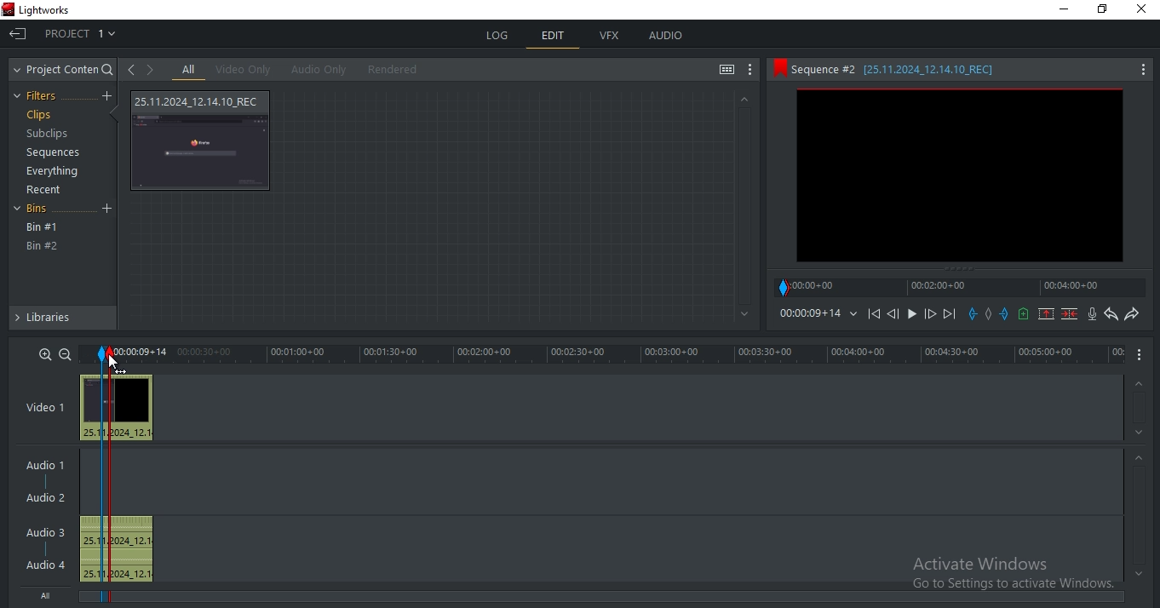 The image size is (1160, 608). What do you see at coordinates (52, 498) in the screenshot?
I see `Audio 2` at bounding box center [52, 498].